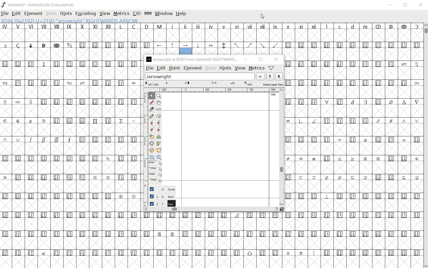  What do you see at coordinates (257, 68) in the screenshot?
I see `metrics` at bounding box center [257, 68].